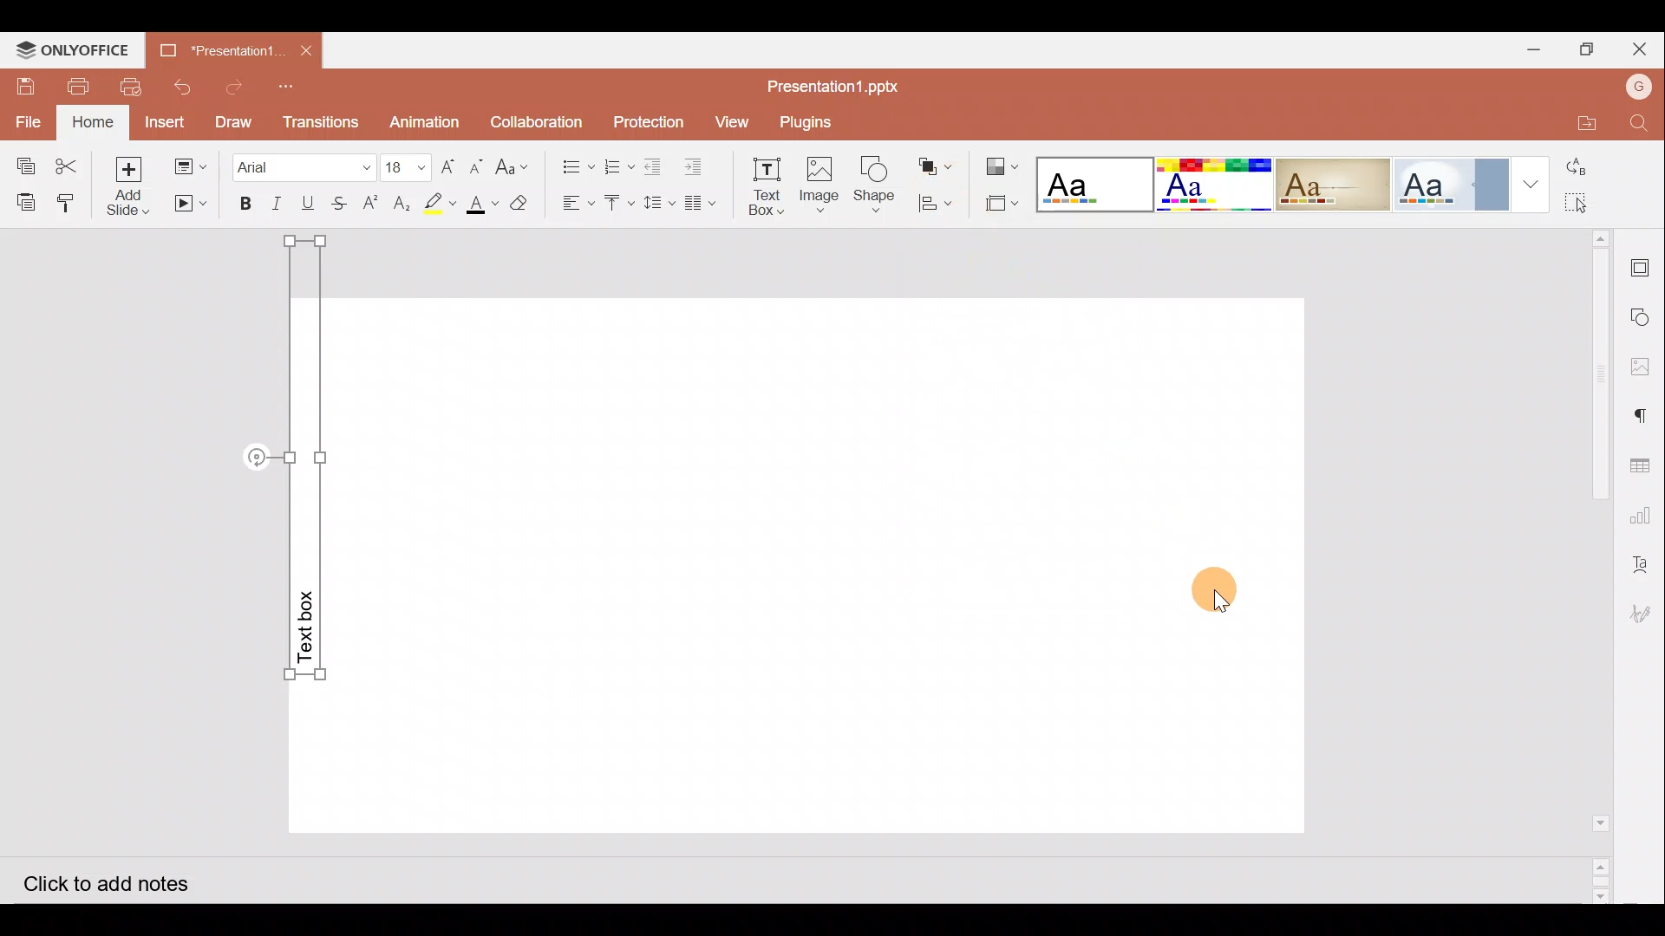 This screenshot has height=936, width=1665. What do you see at coordinates (318, 121) in the screenshot?
I see `Transitions` at bounding box center [318, 121].